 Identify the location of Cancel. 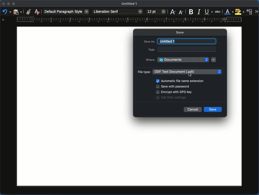
(193, 109).